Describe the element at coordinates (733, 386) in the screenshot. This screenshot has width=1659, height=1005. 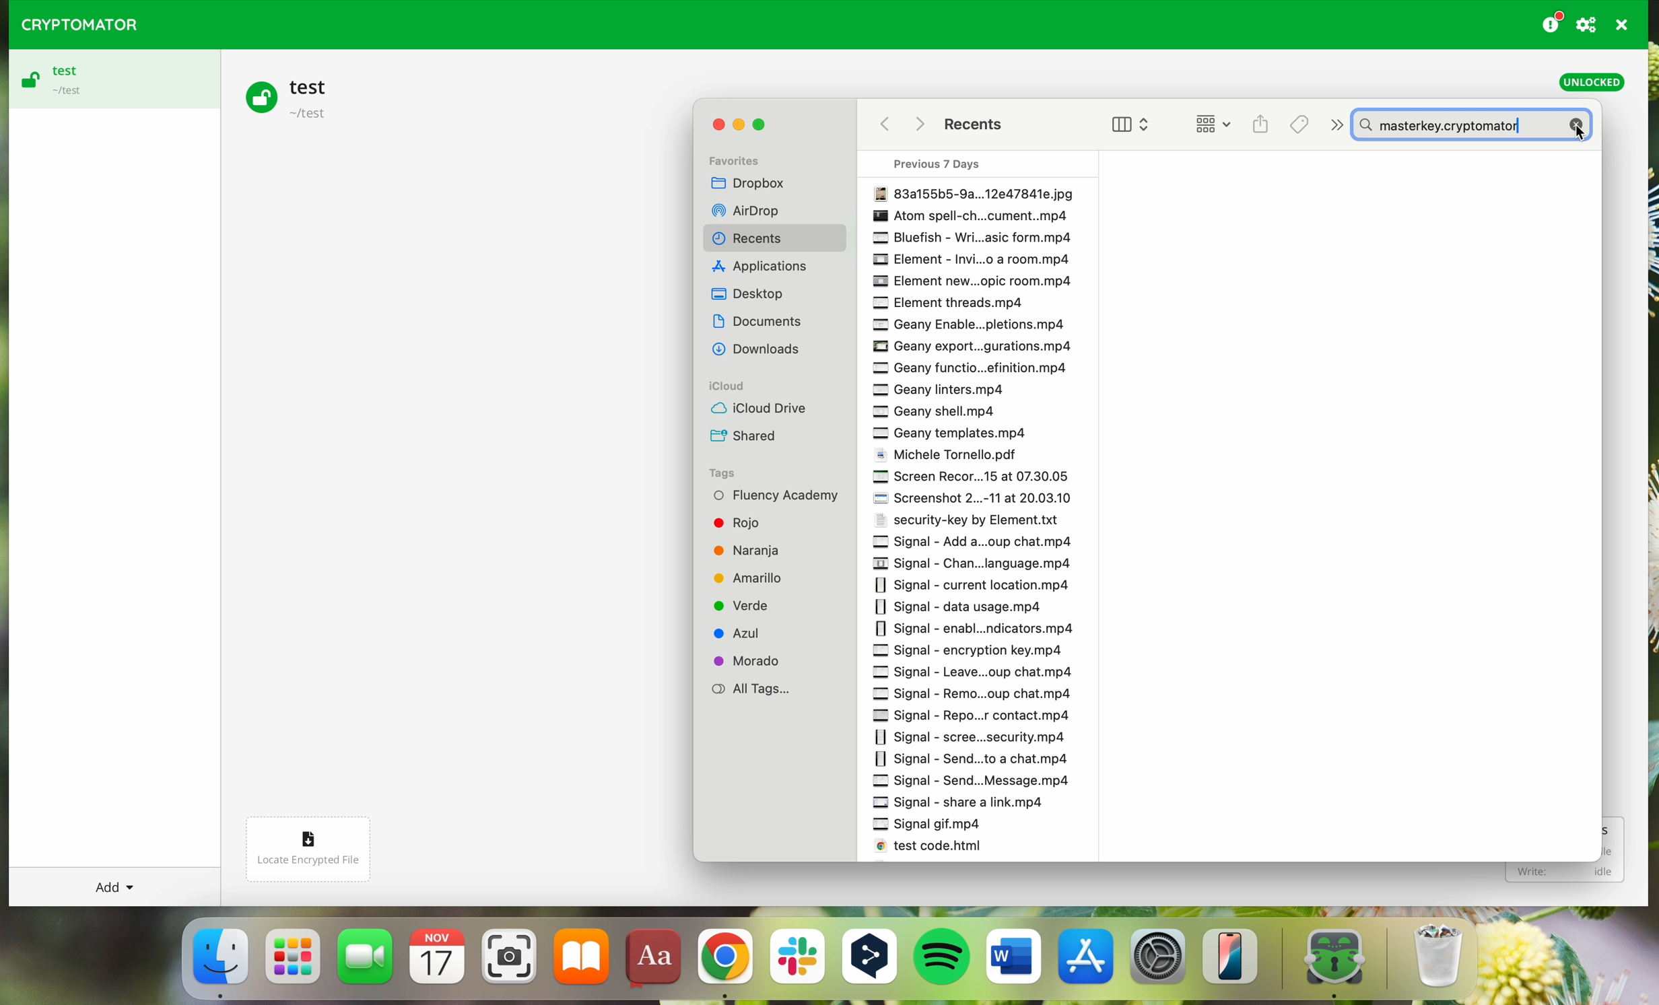
I see `iCloud` at that location.